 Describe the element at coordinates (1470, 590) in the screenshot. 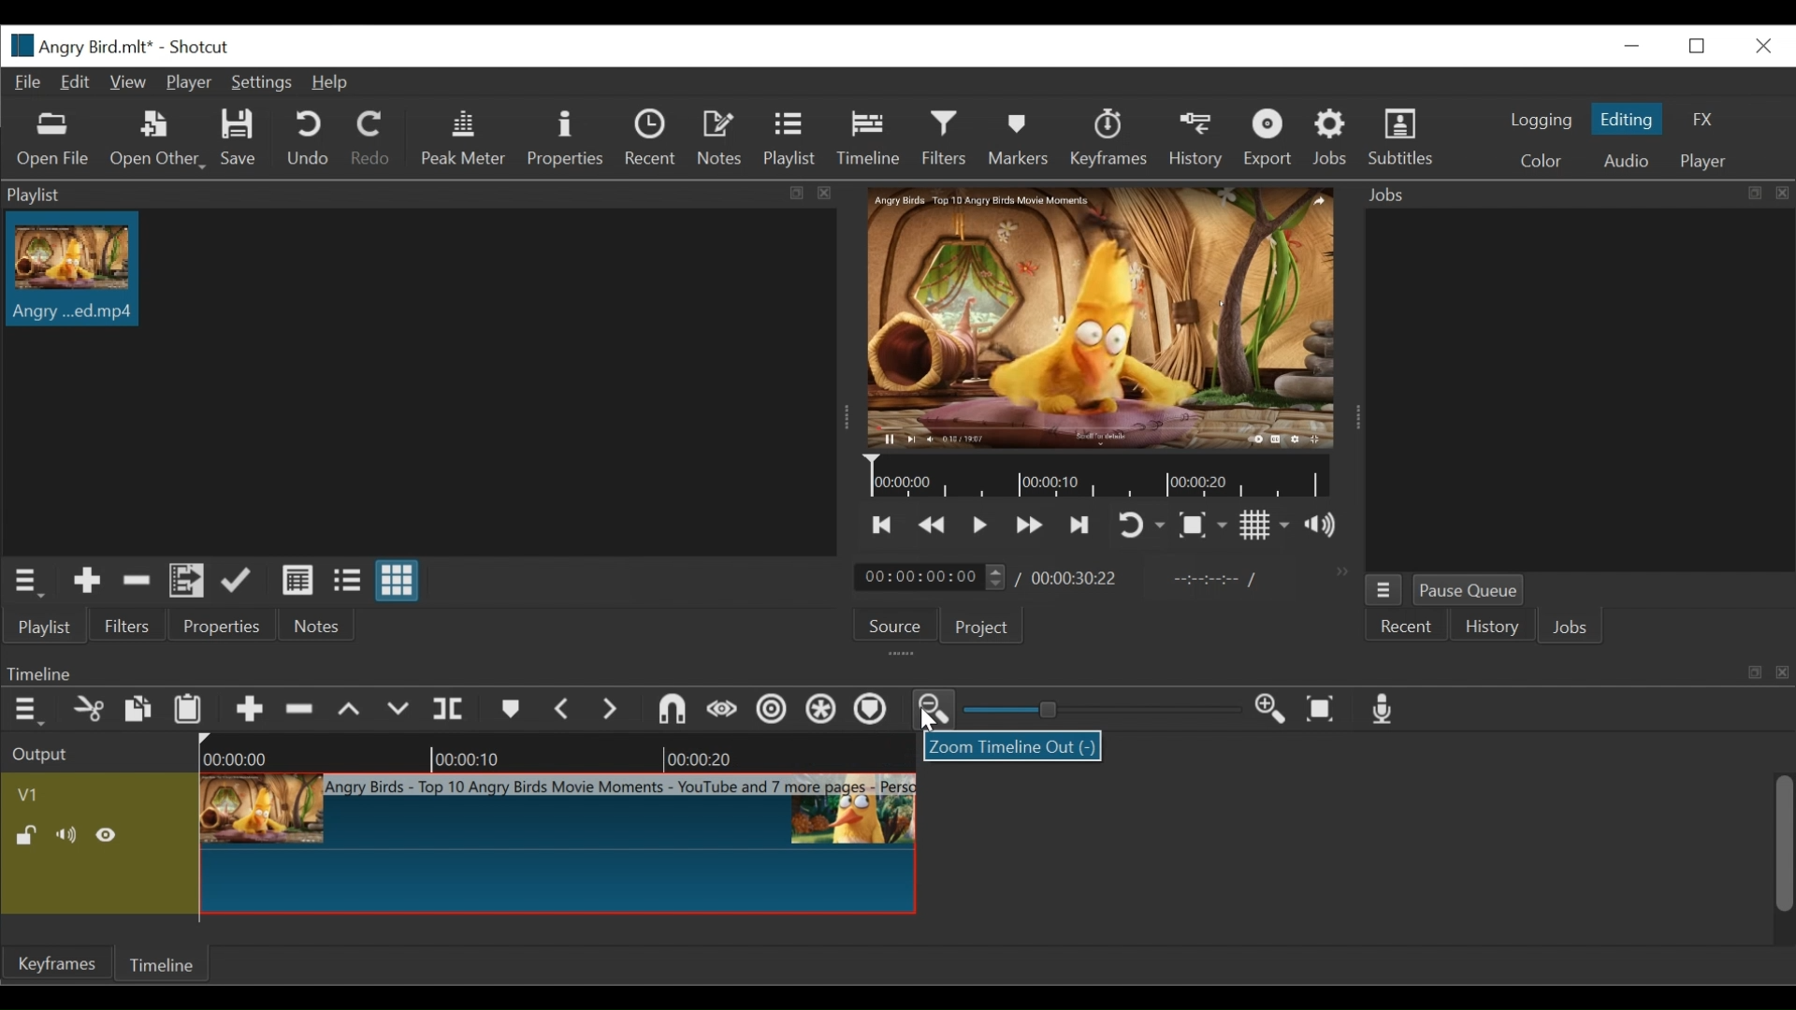

I see `Pause Queue` at that location.